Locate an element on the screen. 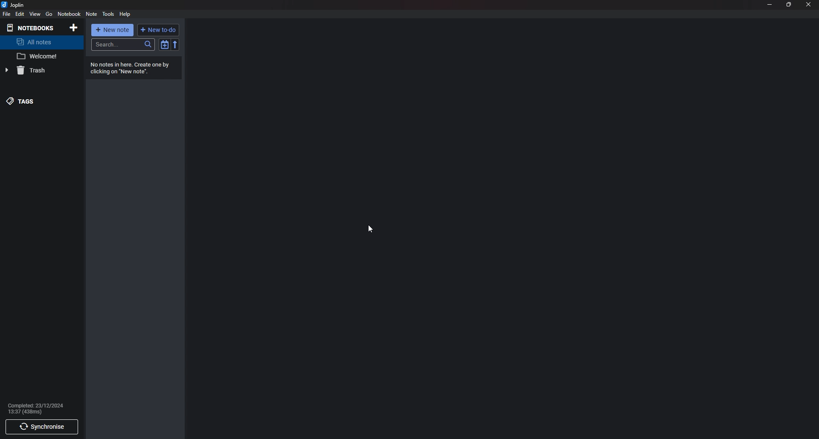 The image size is (819, 439). Welcome is located at coordinates (38, 57).